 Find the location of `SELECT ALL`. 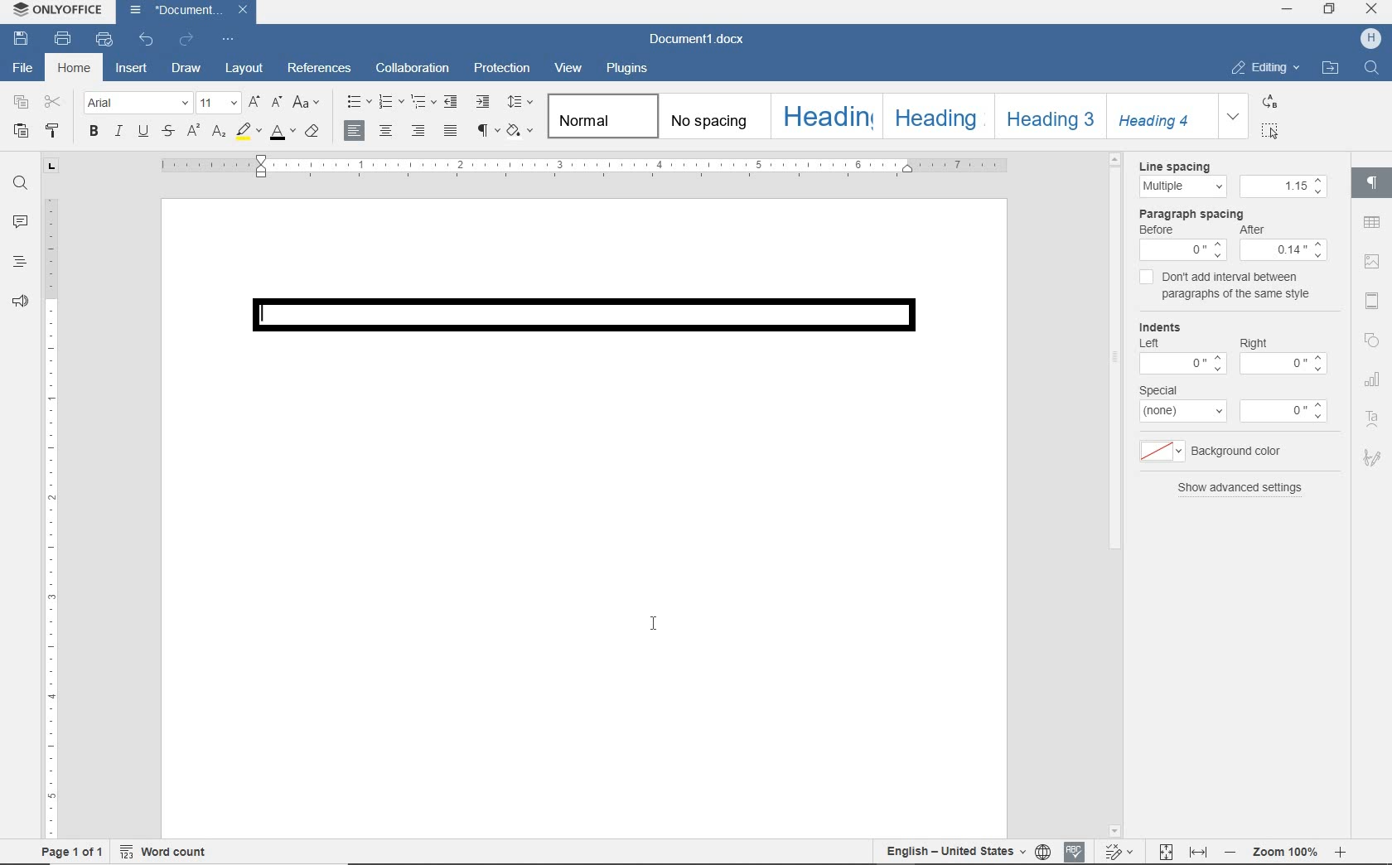

SELECT ALL is located at coordinates (1270, 130).